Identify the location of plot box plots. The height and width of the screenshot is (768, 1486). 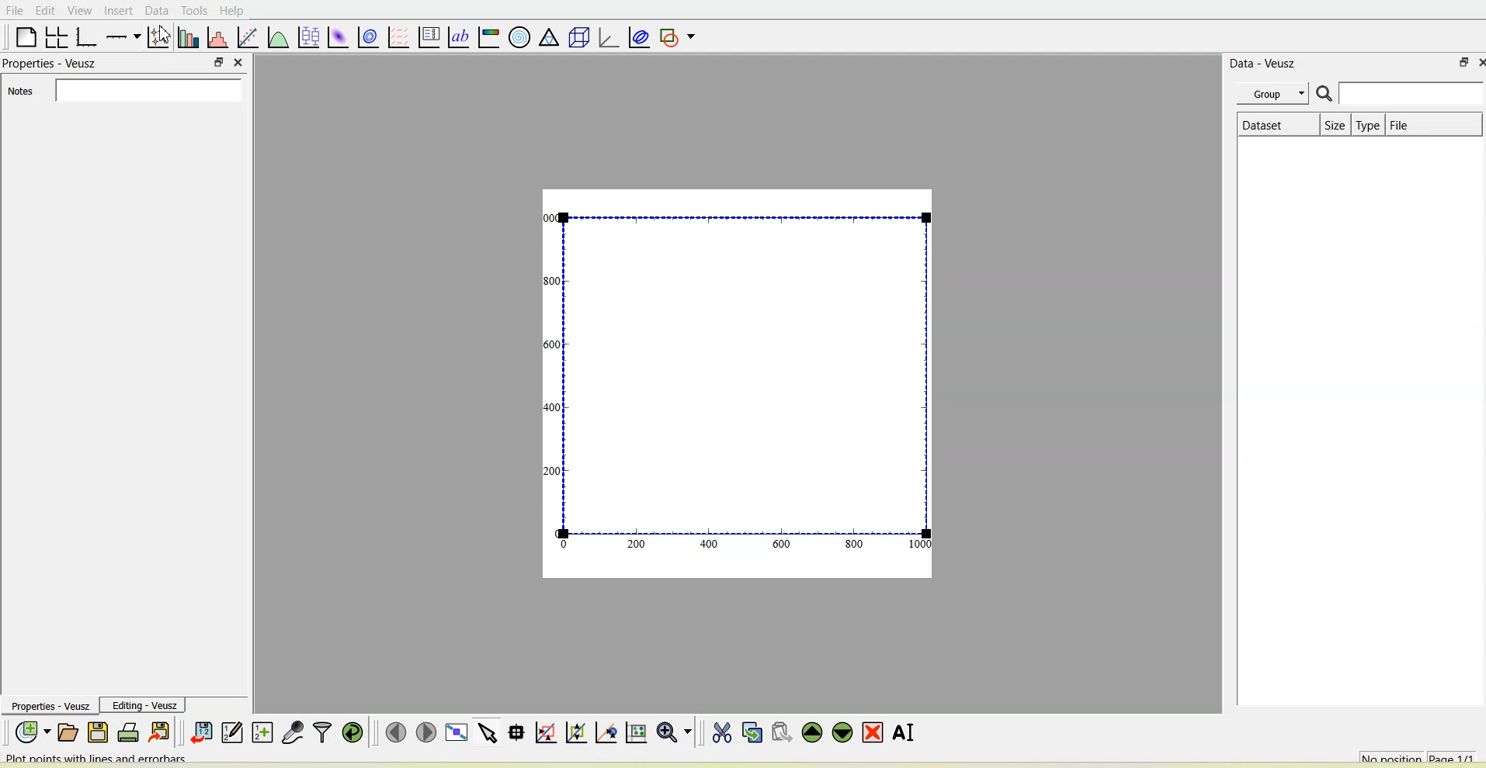
(308, 36).